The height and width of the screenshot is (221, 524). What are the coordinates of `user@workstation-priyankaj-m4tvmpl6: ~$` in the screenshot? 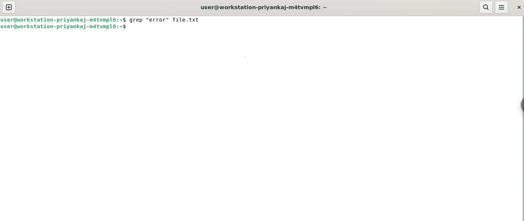 It's located at (65, 27).